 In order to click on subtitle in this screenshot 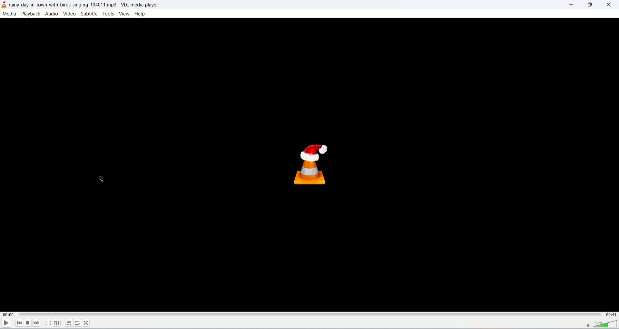, I will do `click(89, 14)`.